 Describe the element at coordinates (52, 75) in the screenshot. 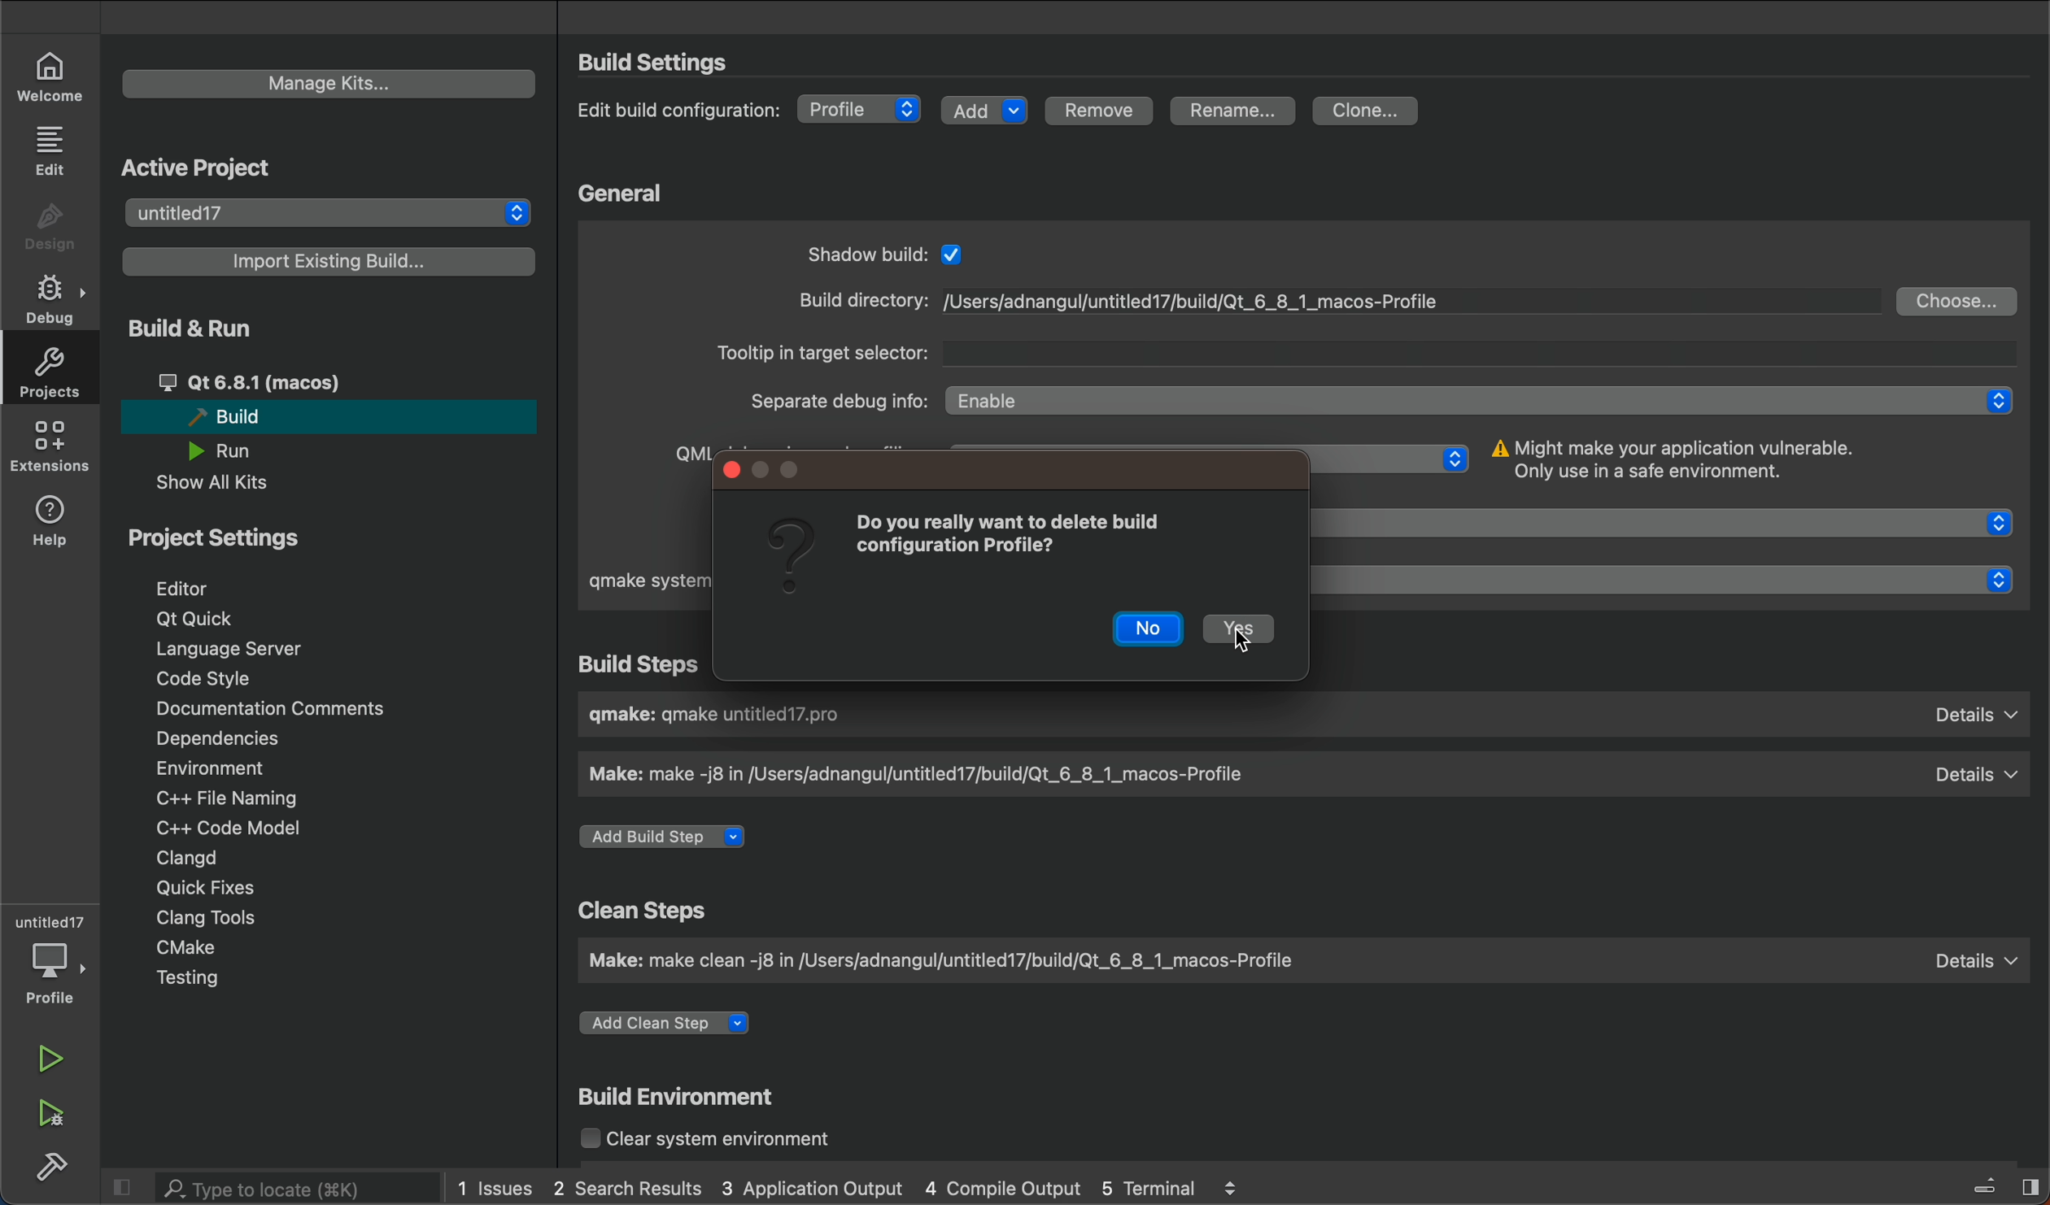

I see `welcome` at that location.